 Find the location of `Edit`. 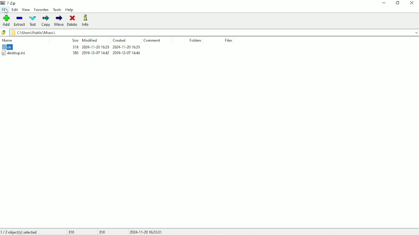

Edit is located at coordinates (15, 10).